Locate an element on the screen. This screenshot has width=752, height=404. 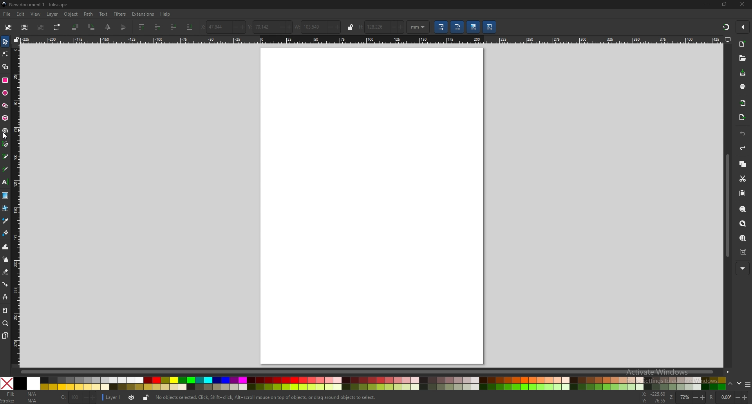
import is located at coordinates (743, 103).